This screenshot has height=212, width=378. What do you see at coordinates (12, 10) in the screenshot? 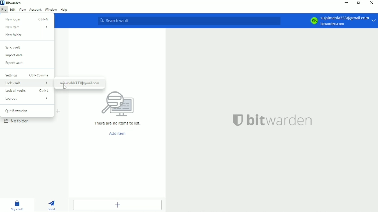
I see `Edit` at bounding box center [12, 10].